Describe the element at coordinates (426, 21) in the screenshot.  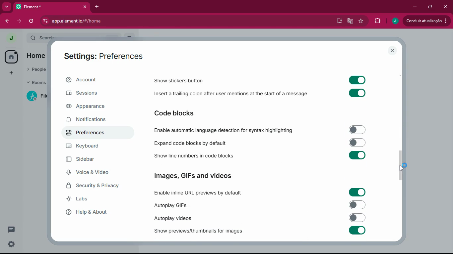
I see `Conduir atualizacado` at that location.